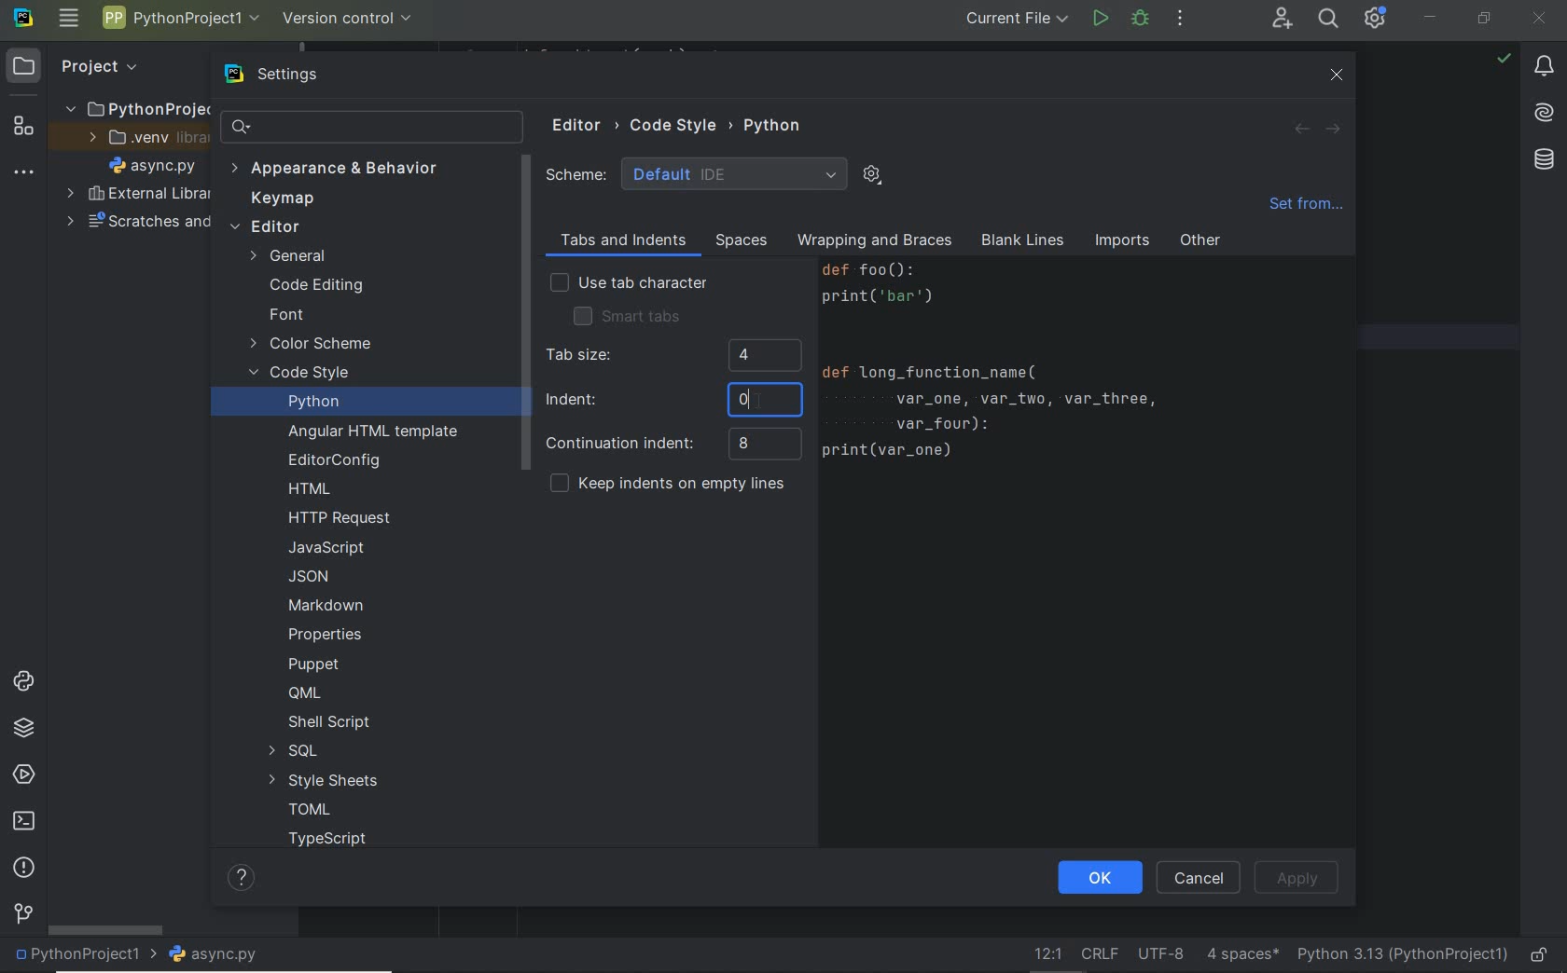 This screenshot has height=973, width=1567. I want to click on problems, so click(22, 869).